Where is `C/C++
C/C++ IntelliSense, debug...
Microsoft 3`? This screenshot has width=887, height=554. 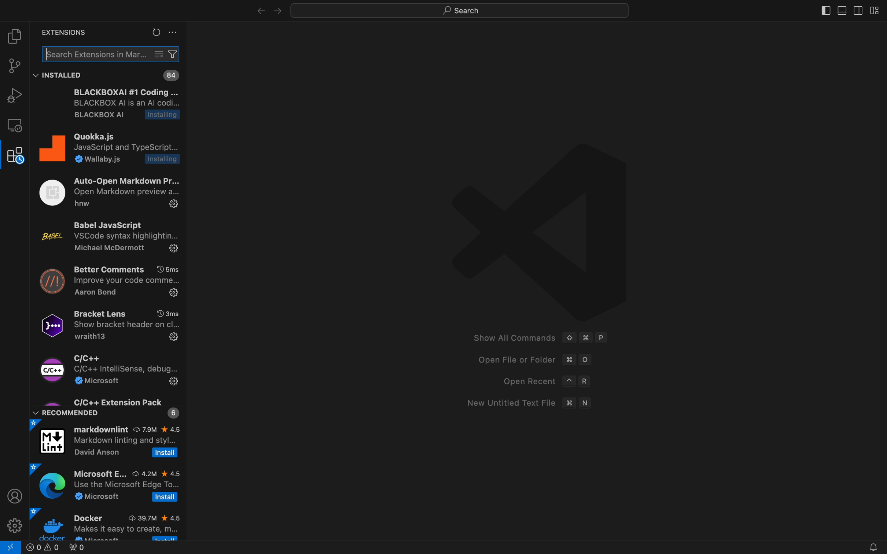
C/C++
C/C++ IntelliSense, debug...
Microsoft 3 is located at coordinates (106, 370).